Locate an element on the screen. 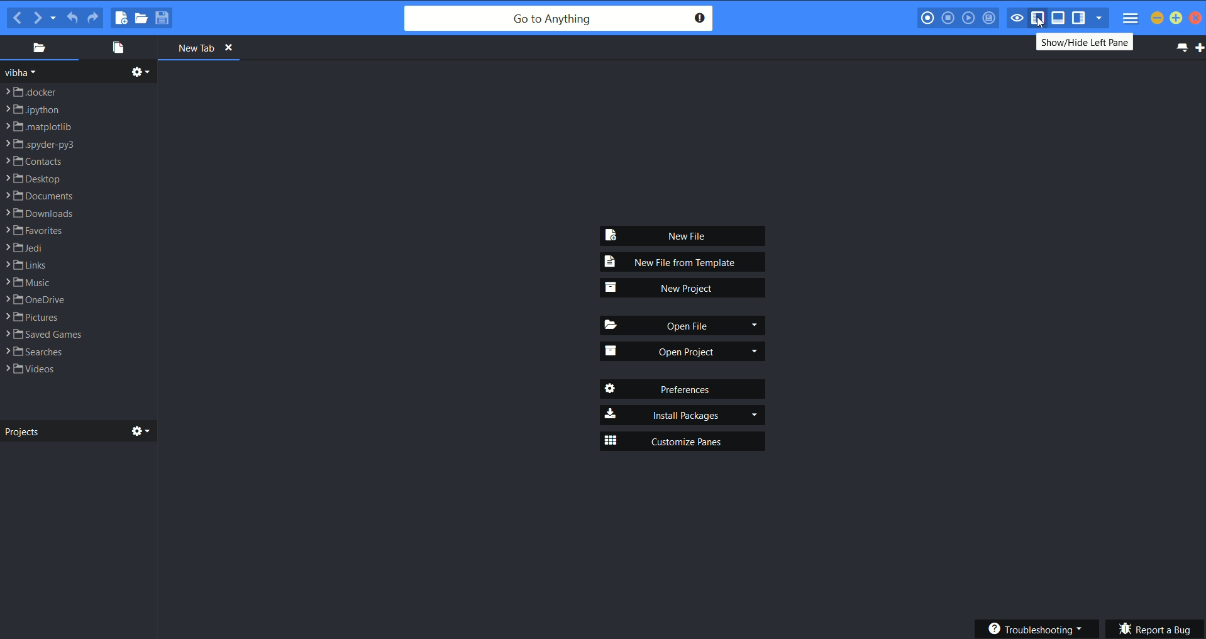  desktop is located at coordinates (35, 178).